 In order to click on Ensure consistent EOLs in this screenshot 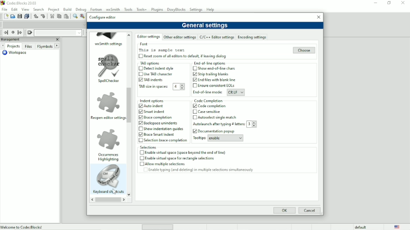, I will do `click(218, 85)`.